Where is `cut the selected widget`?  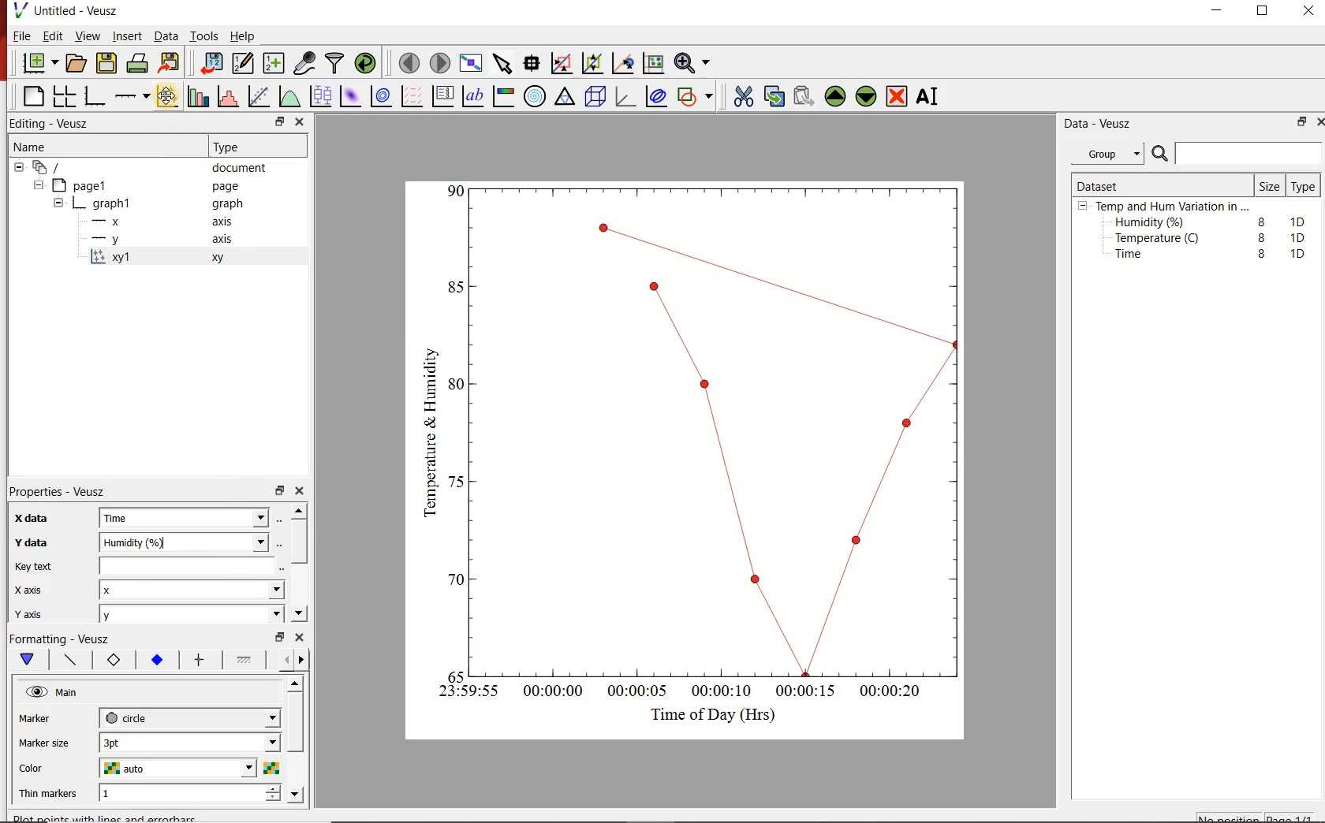
cut the selected widget is located at coordinates (742, 95).